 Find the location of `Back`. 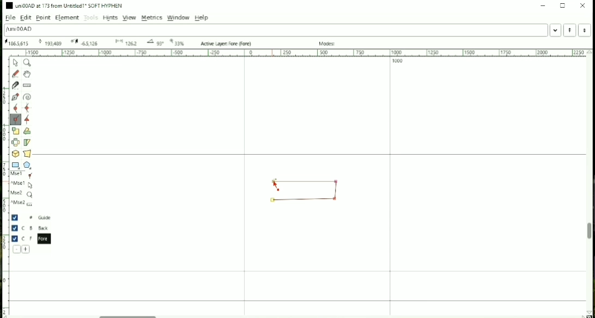

Back is located at coordinates (32, 228).